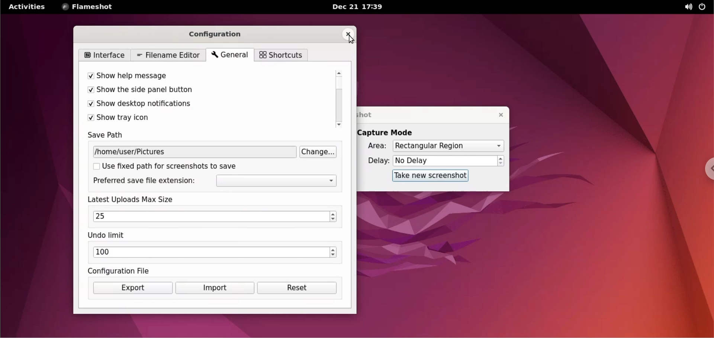 Image resolution: width=714 pixels, height=338 pixels. I want to click on Latest Uploads Max size, so click(139, 199).